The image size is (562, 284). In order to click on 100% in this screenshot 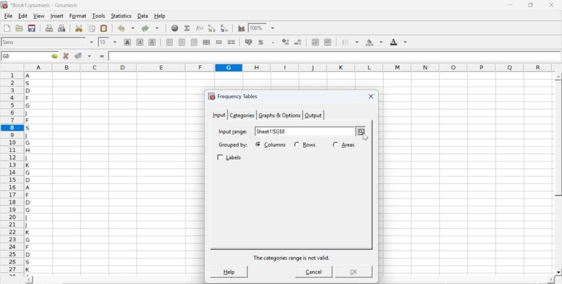, I will do `click(256, 28)`.